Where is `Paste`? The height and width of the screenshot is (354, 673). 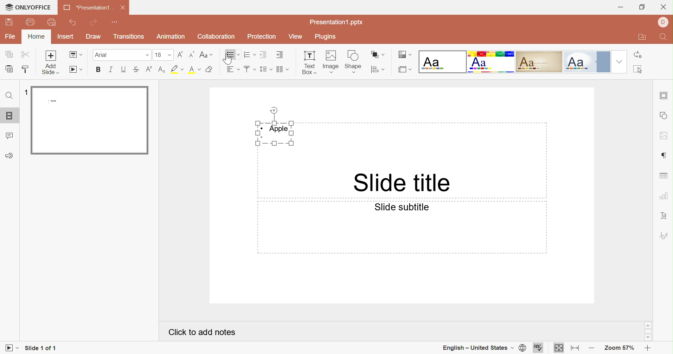 Paste is located at coordinates (9, 70).